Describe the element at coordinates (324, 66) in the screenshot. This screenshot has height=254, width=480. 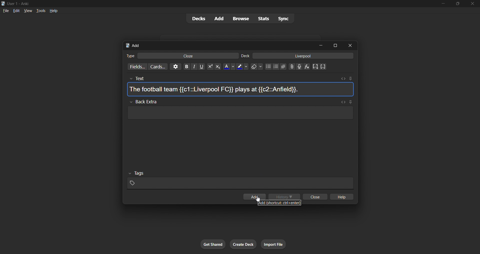
I see `cloze deletion` at that location.